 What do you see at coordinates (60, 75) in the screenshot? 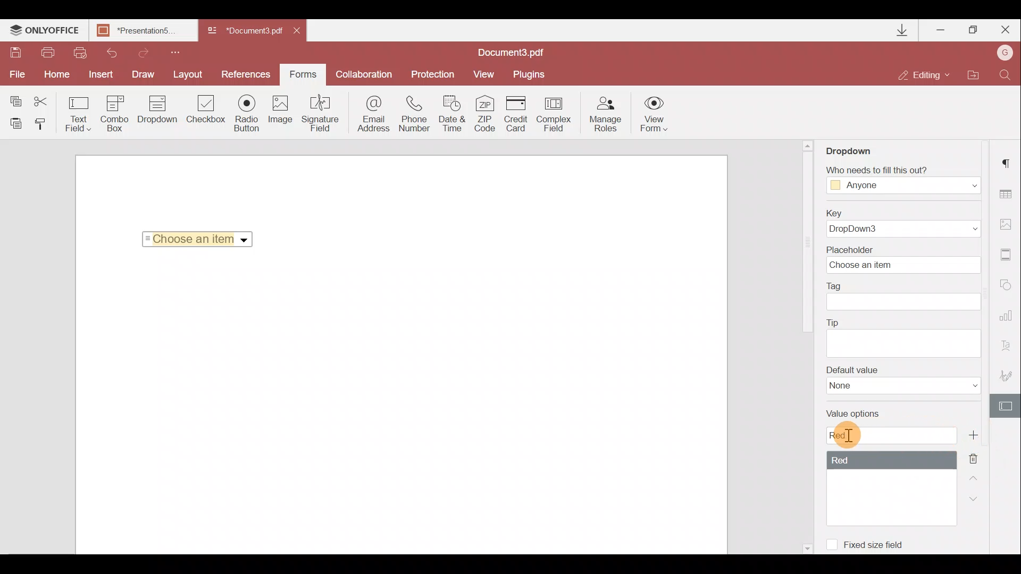
I see `Home` at bounding box center [60, 75].